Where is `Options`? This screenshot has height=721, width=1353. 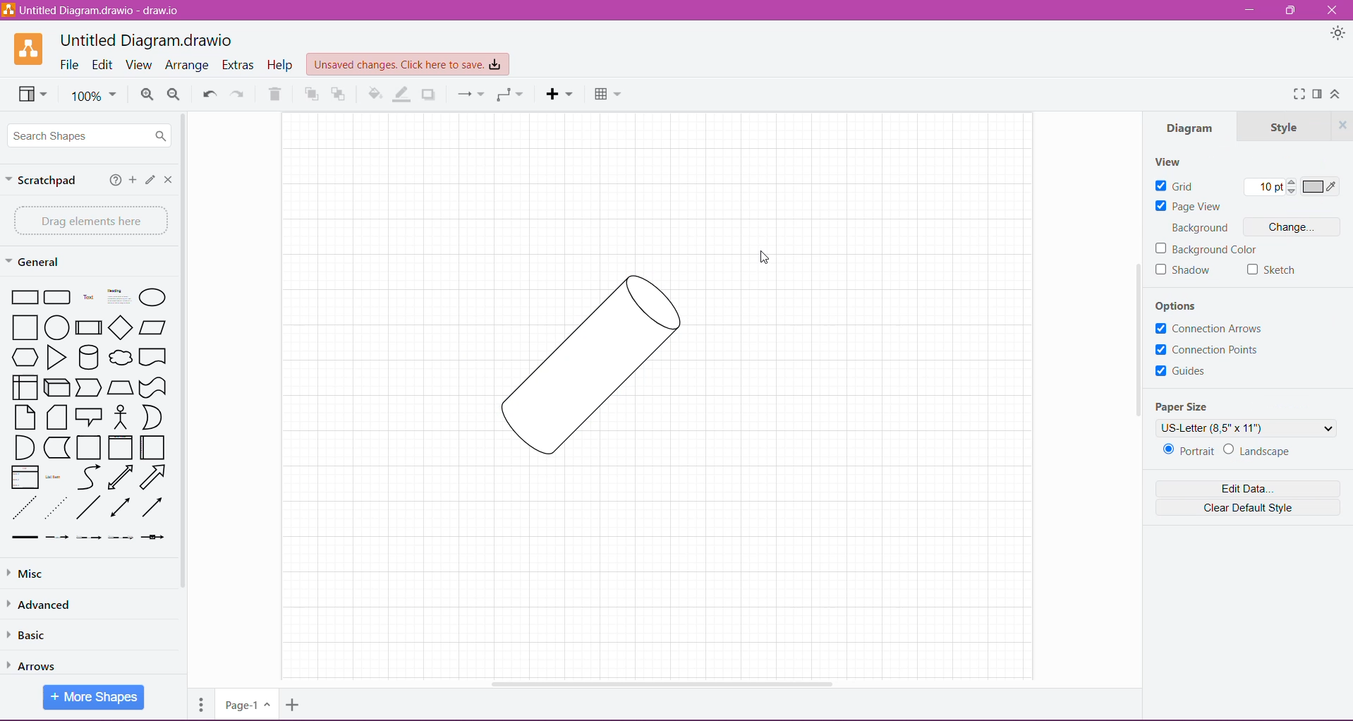 Options is located at coordinates (1187, 304).